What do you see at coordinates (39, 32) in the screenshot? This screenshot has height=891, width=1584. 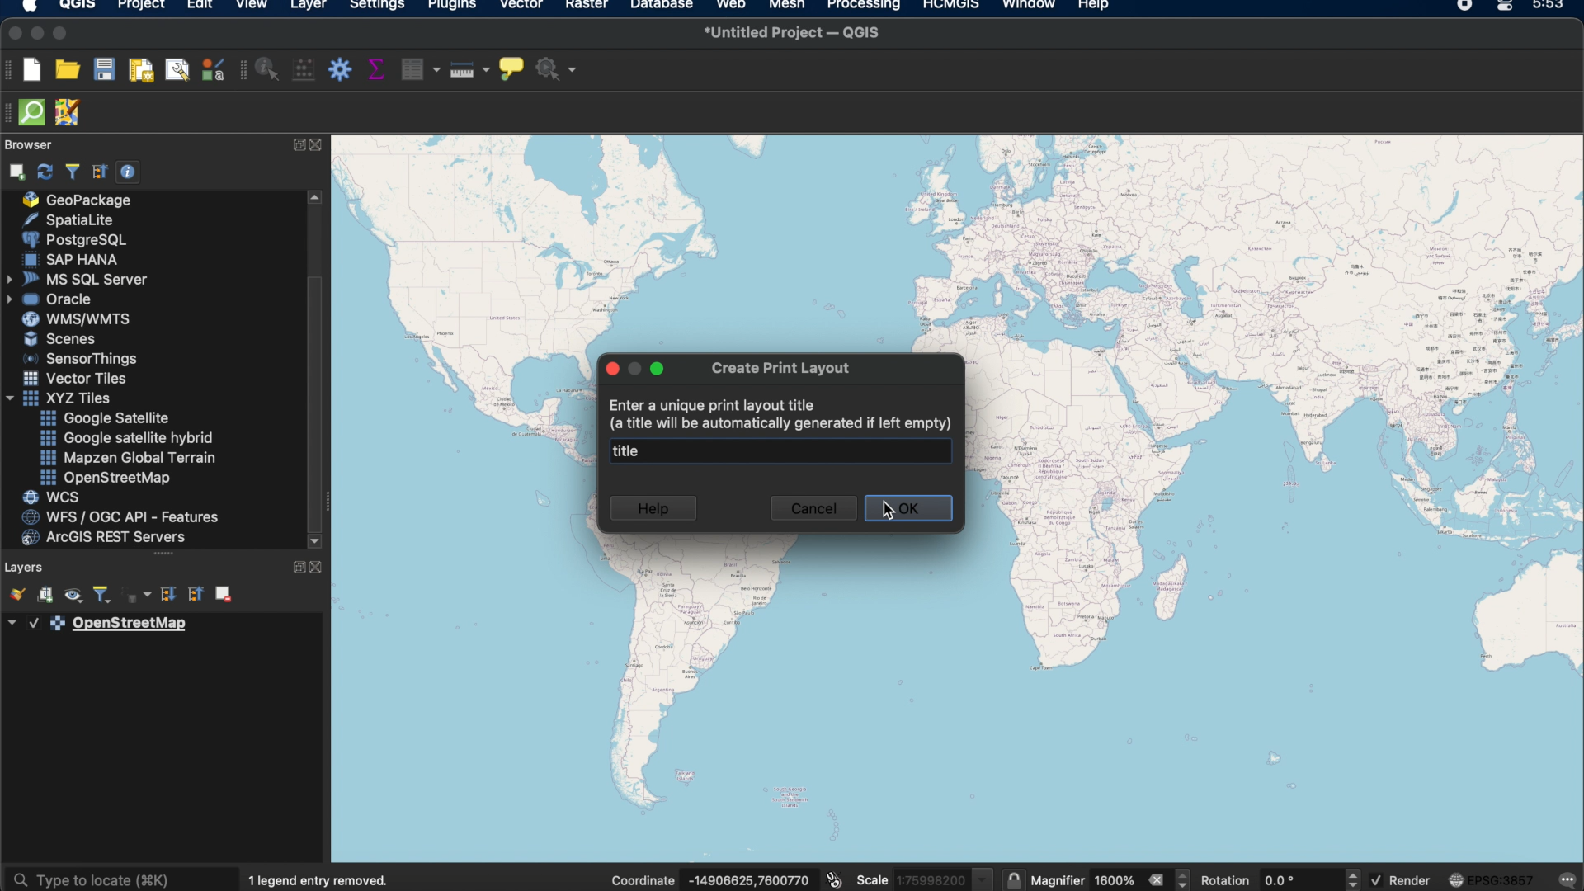 I see `minimize` at bounding box center [39, 32].